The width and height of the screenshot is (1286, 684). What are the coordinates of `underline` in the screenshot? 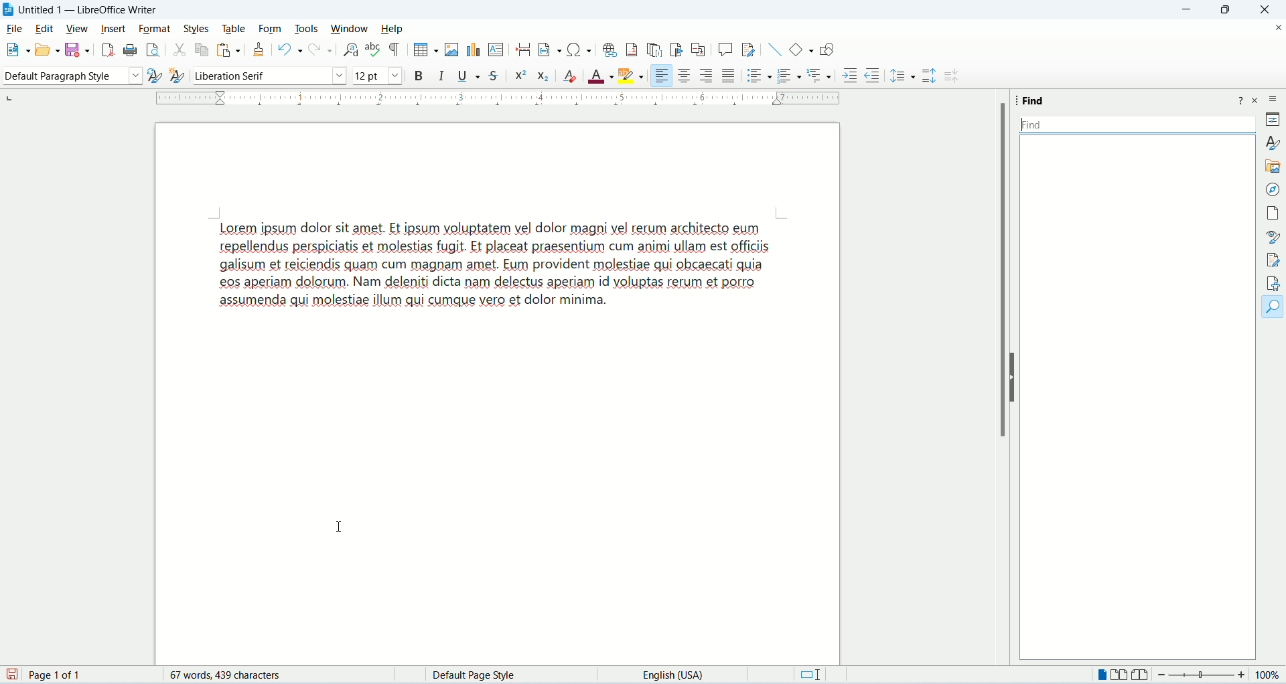 It's located at (468, 76).